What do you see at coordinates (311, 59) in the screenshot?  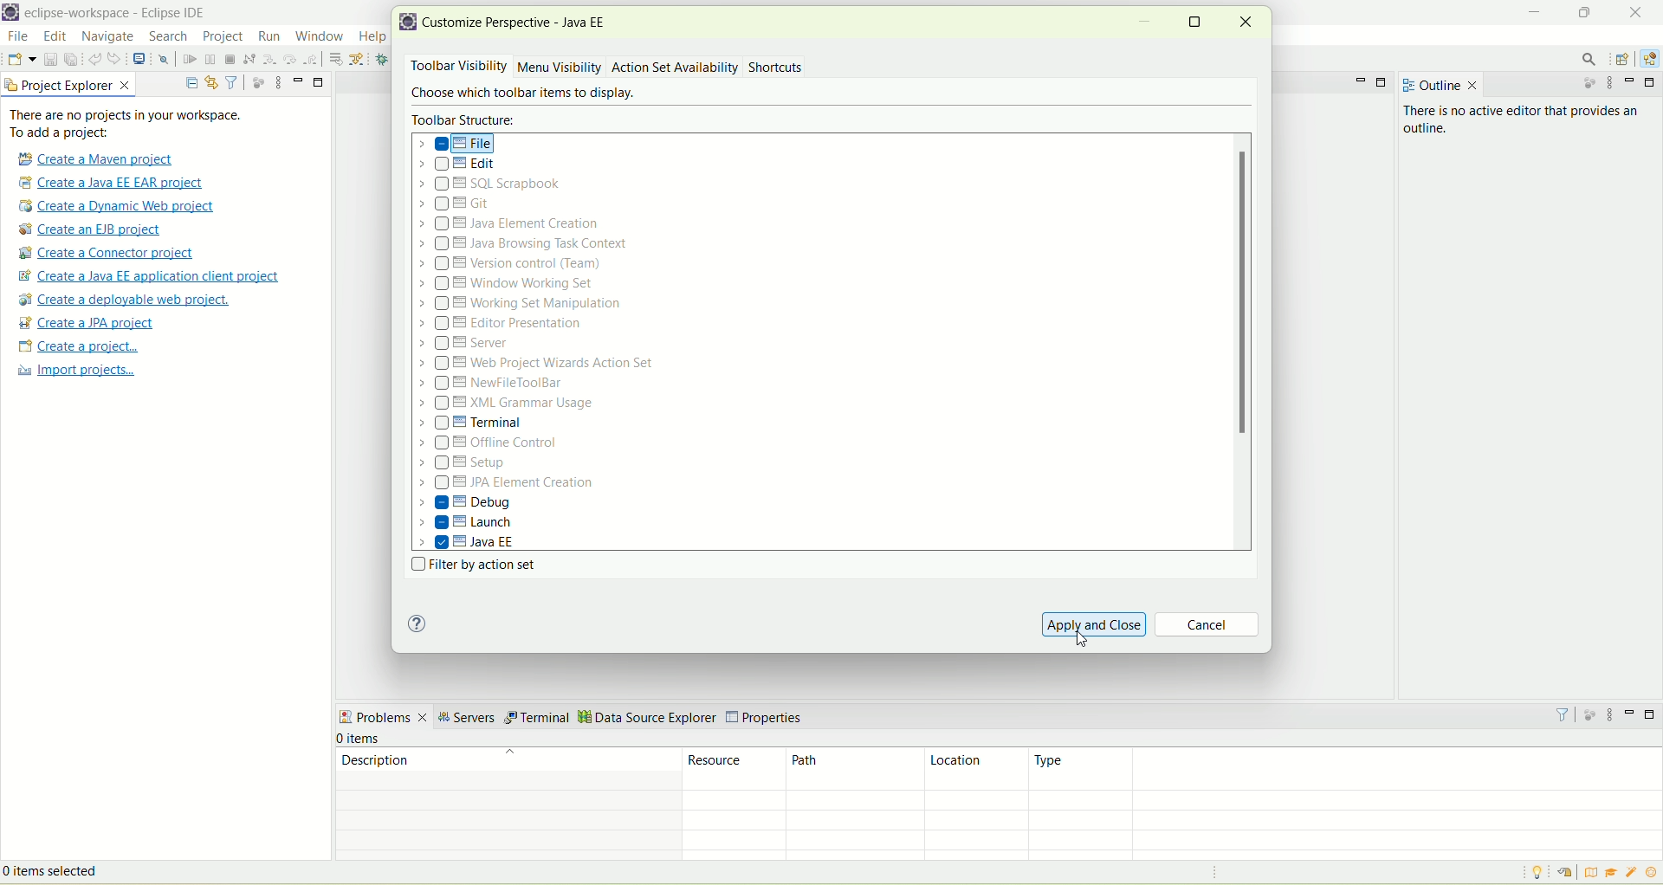 I see `step return` at bounding box center [311, 59].